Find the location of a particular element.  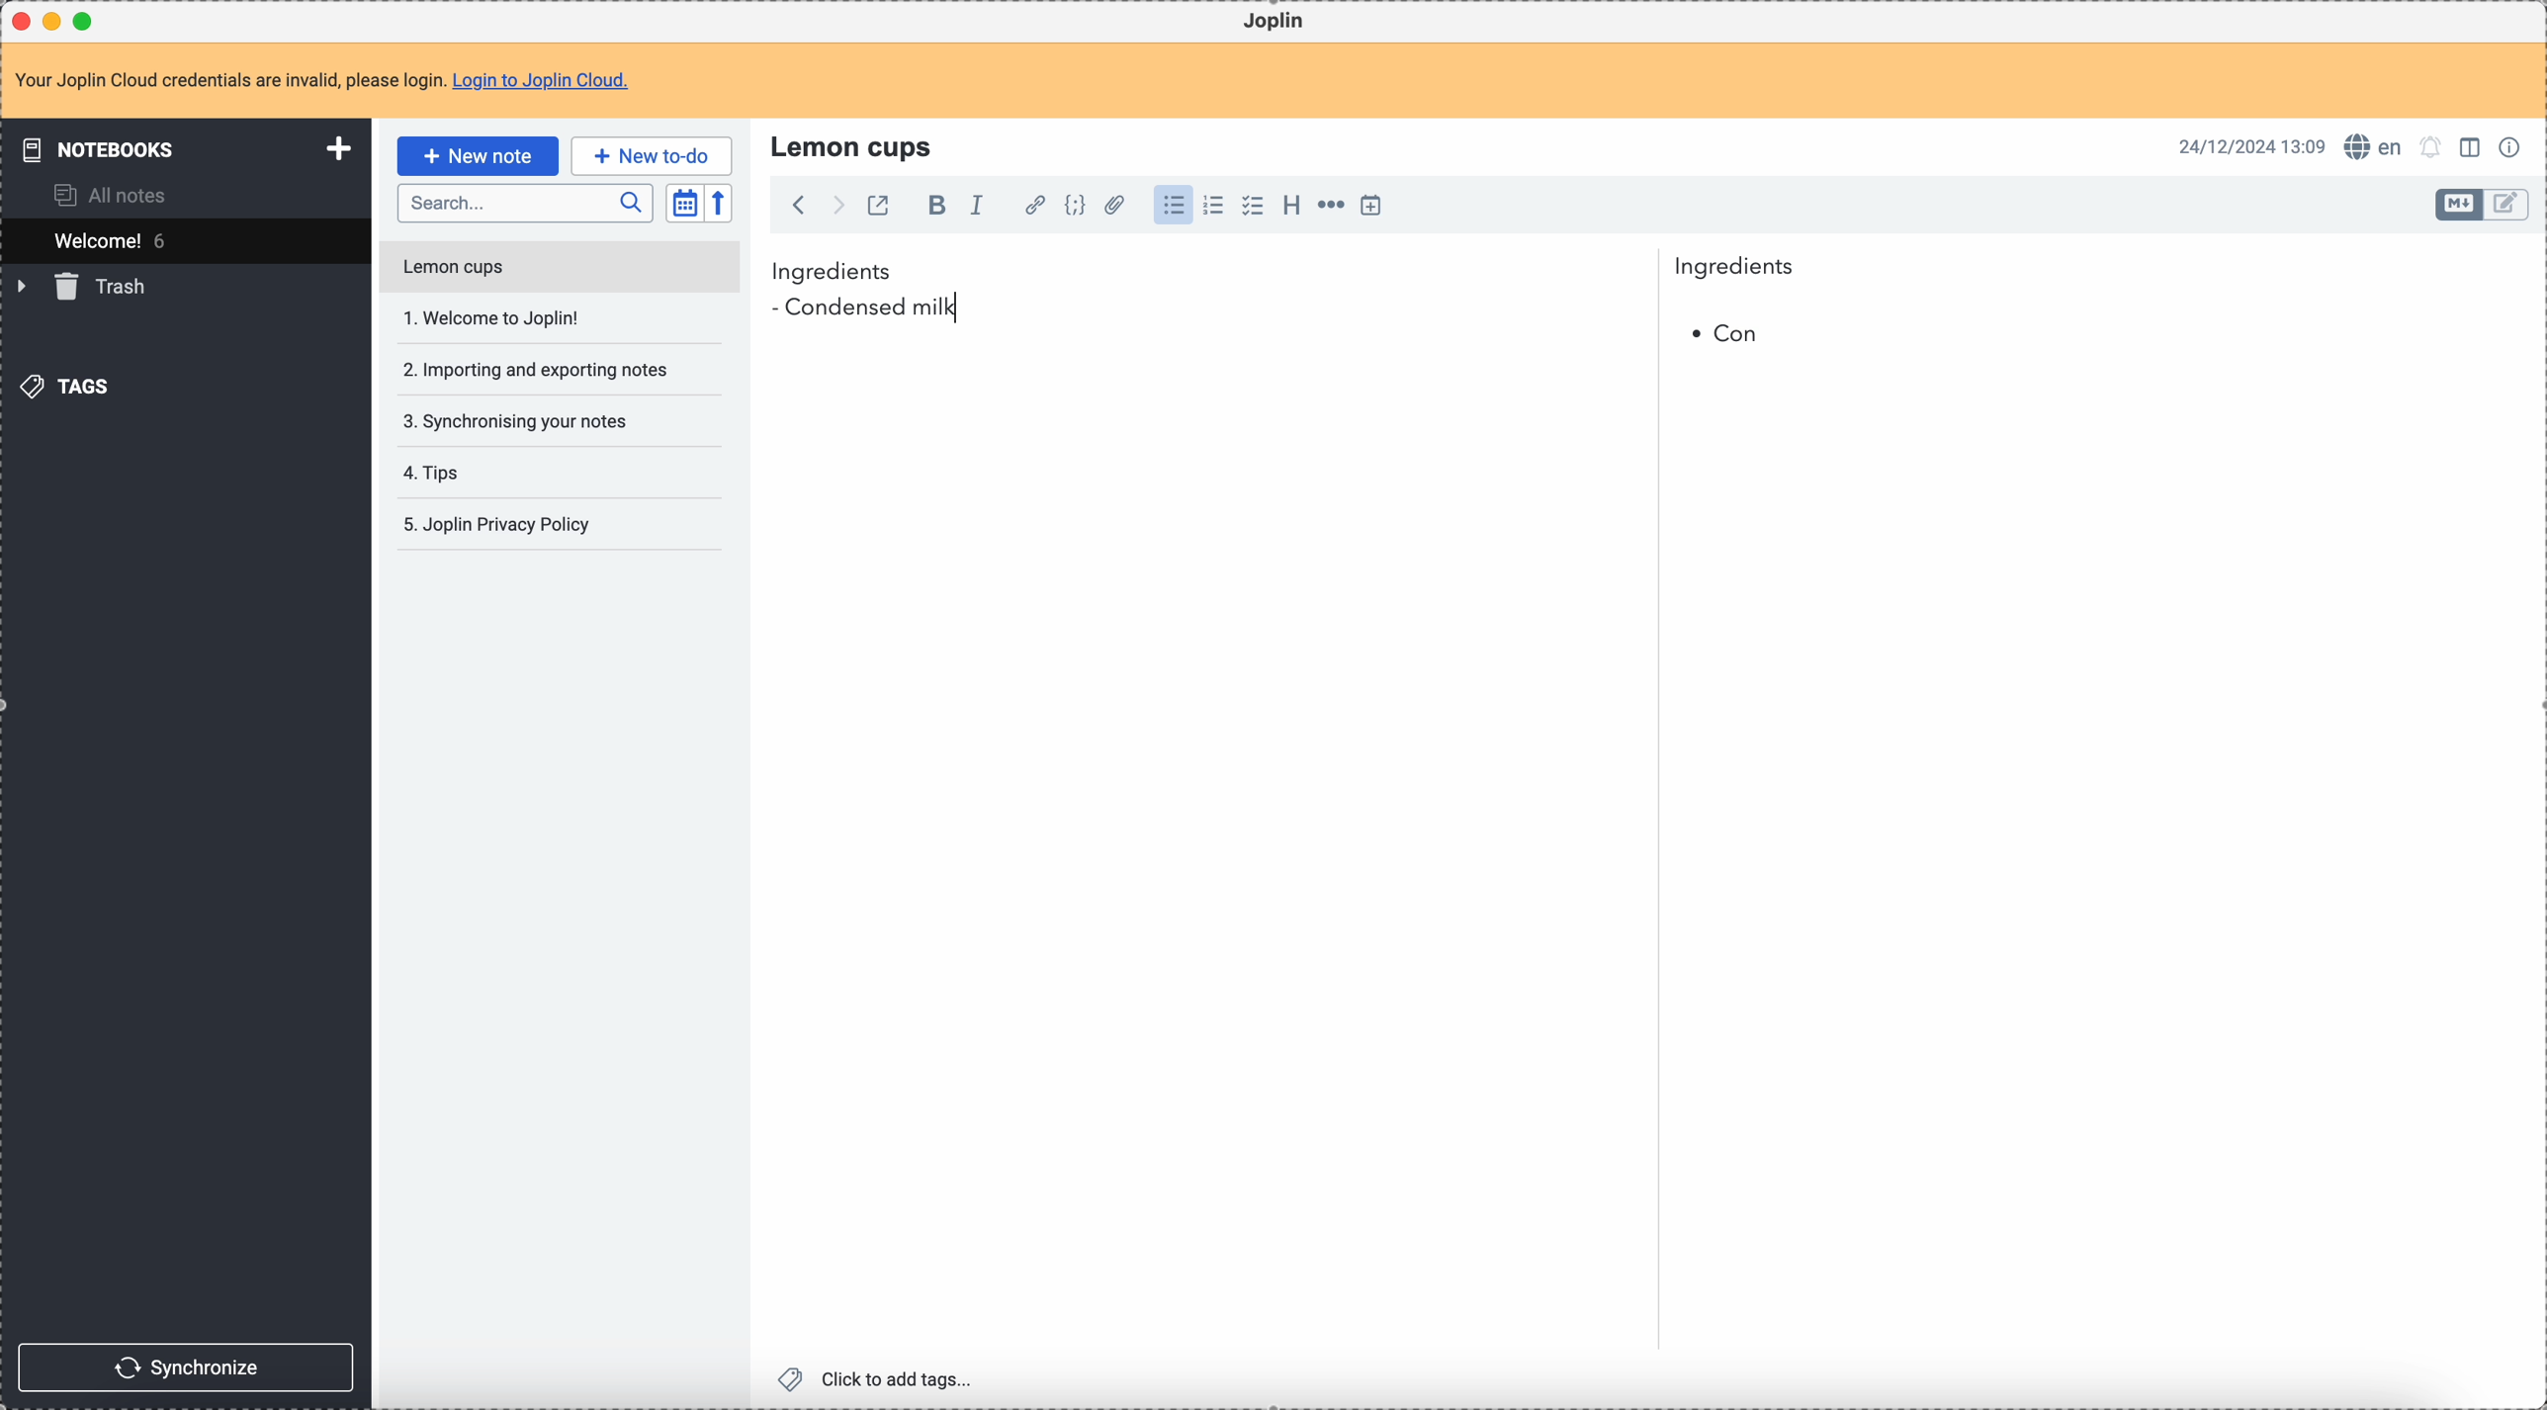

date and hour is located at coordinates (2252, 145).